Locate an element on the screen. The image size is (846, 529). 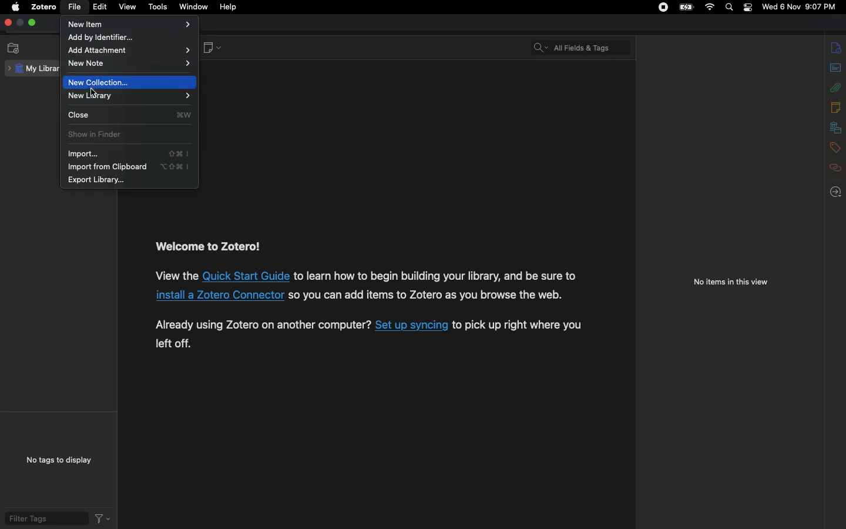
No items in this view is located at coordinates (730, 283).